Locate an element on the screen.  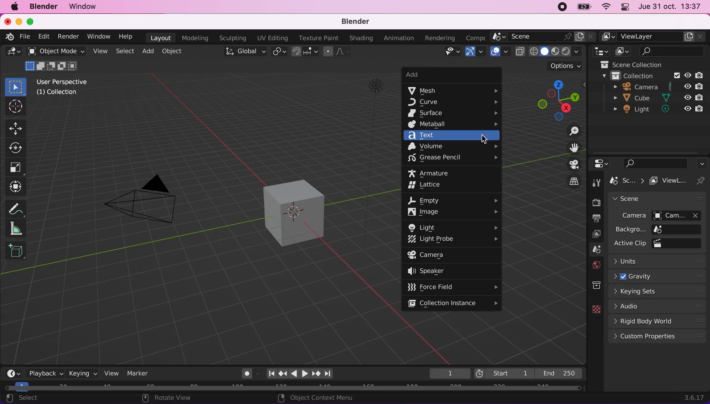
file is located at coordinates (25, 37).